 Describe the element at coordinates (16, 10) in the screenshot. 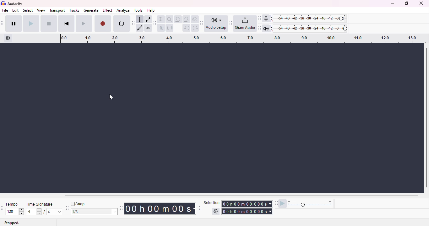

I see `edit` at that location.